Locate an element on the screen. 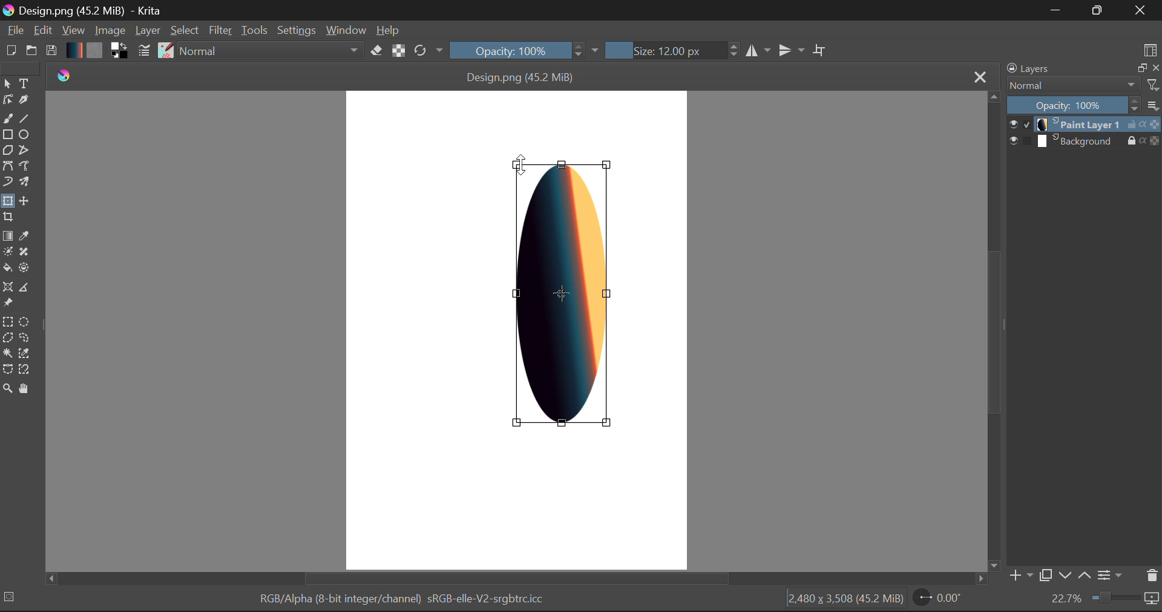  Add Layer is located at coordinates (1020, 576).